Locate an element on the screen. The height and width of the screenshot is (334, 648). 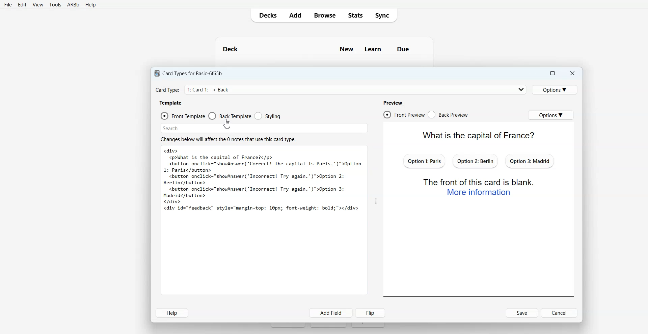
Options is located at coordinates (551, 115).